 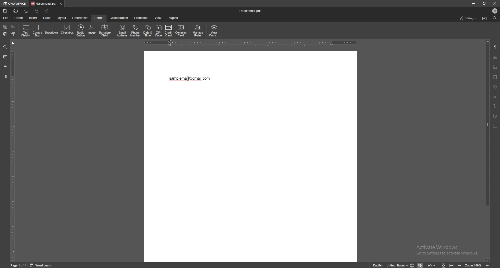 What do you see at coordinates (473, 3) in the screenshot?
I see `minimize` at bounding box center [473, 3].